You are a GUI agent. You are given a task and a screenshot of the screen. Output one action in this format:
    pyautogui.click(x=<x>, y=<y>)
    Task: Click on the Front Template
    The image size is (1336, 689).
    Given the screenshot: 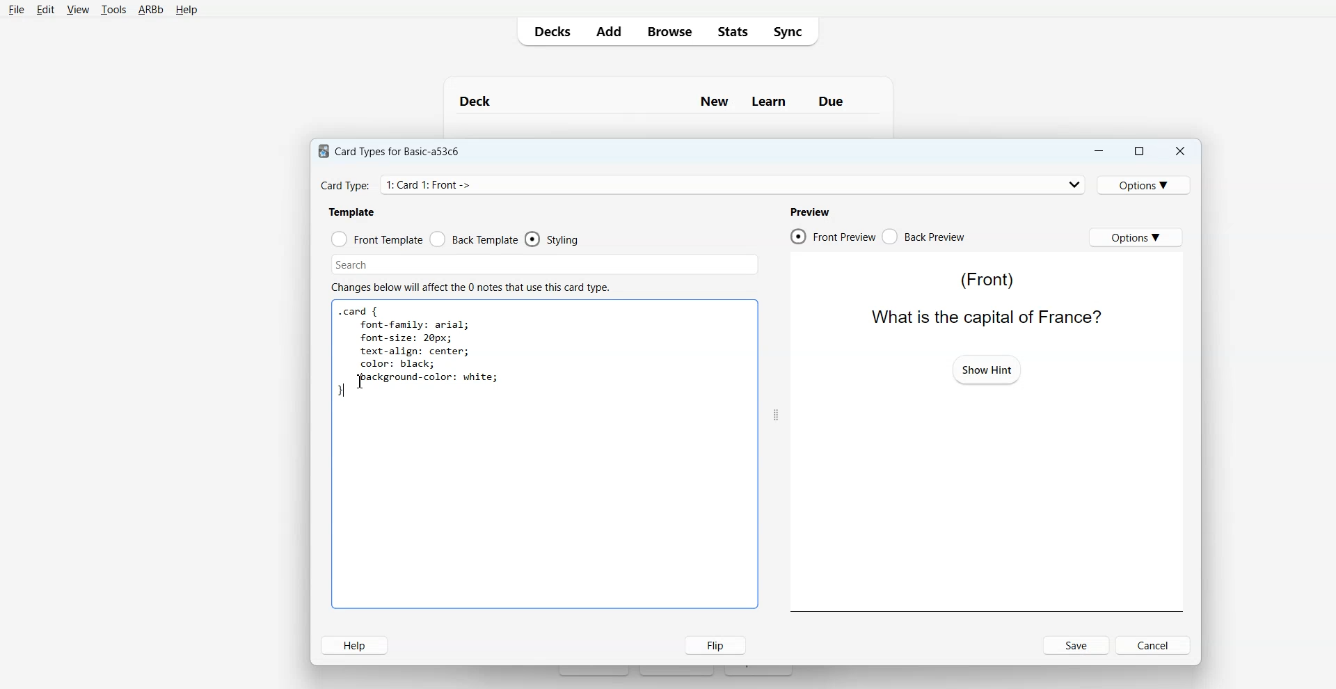 What is the action you would take?
    pyautogui.click(x=377, y=239)
    